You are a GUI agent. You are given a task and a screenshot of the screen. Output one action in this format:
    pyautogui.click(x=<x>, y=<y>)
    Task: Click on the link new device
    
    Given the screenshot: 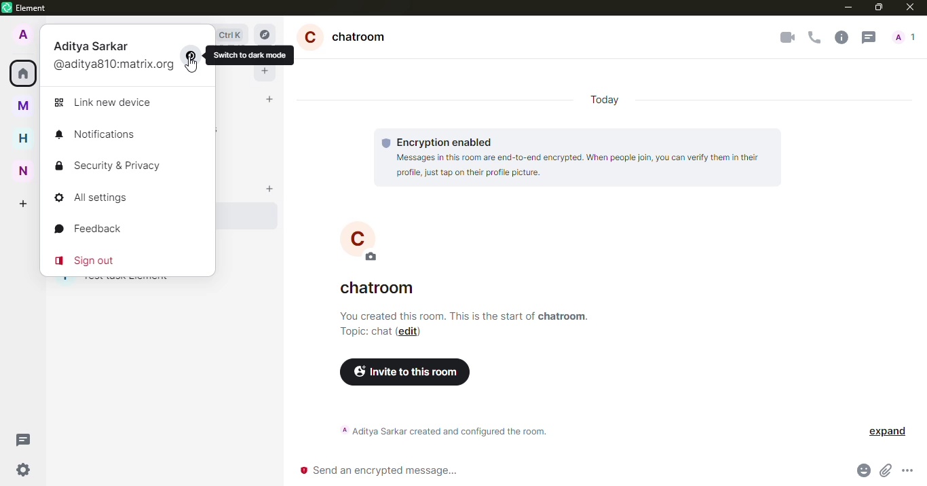 What is the action you would take?
    pyautogui.click(x=106, y=102)
    